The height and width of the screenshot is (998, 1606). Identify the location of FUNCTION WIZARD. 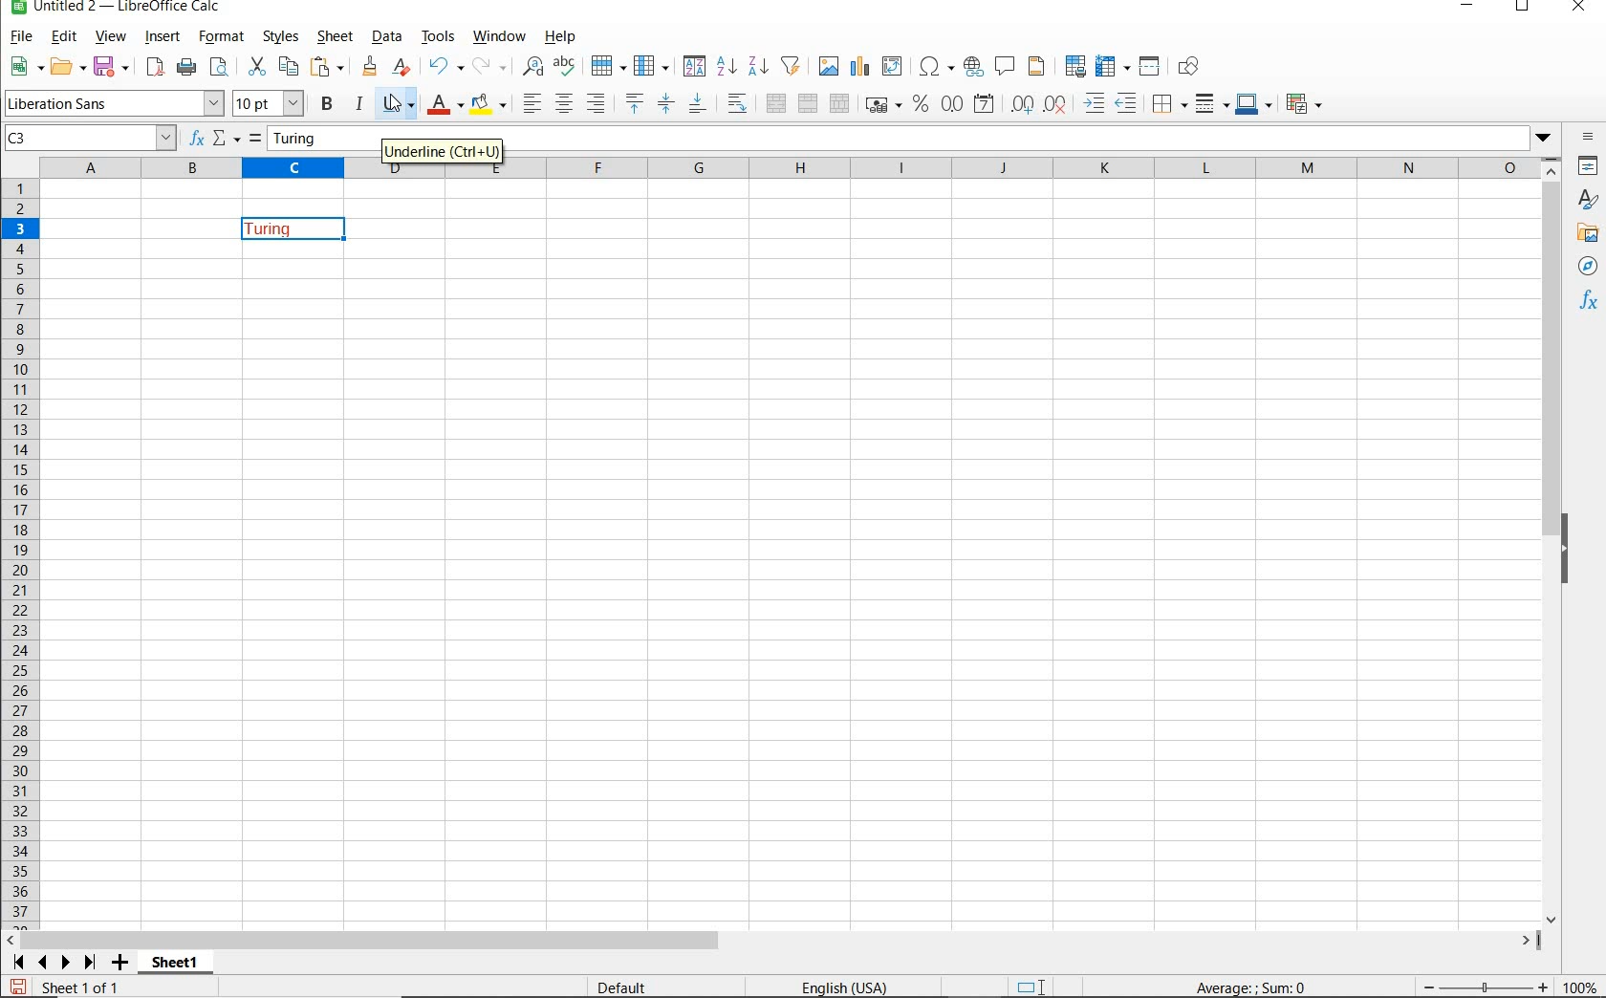
(197, 139).